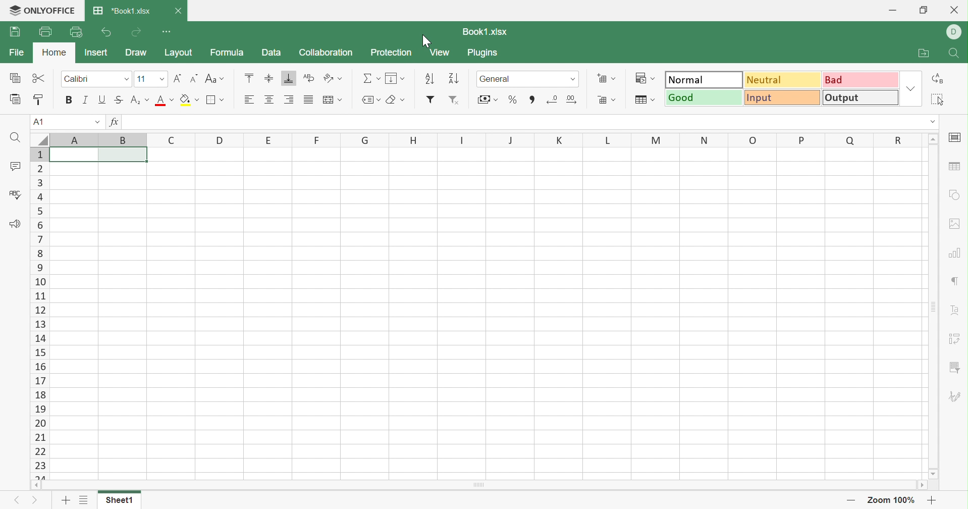 The image size is (968, 509). What do you see at coordinates (498, 79) in the screenshot?
I see `General` at bounding box center [498, 79].